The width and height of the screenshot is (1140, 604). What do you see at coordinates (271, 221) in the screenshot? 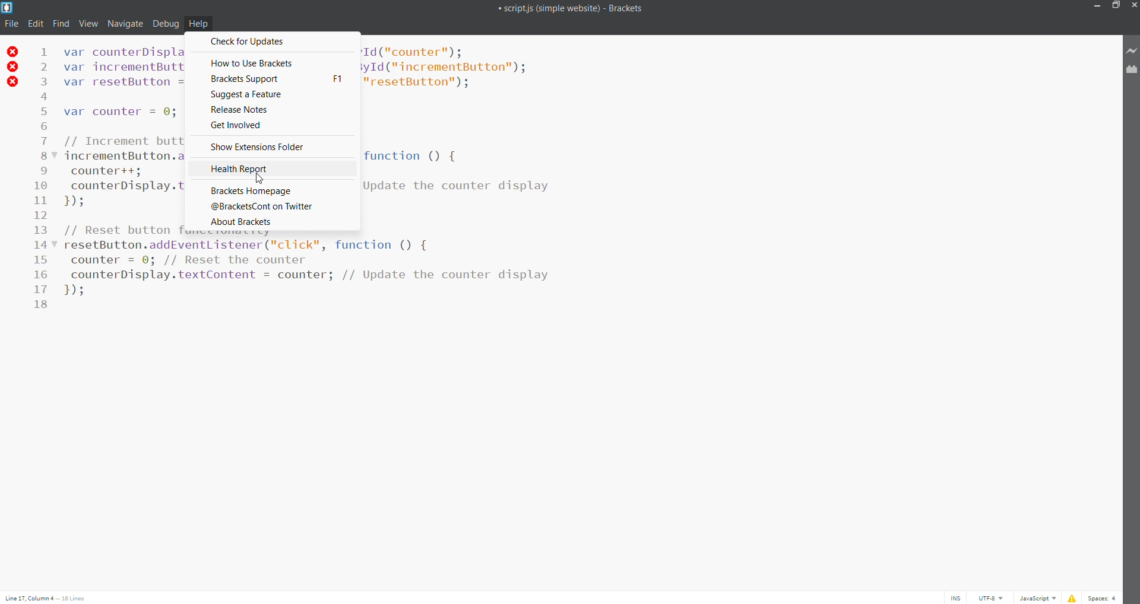
I see `about brackets` at bounding box center [271, 221].